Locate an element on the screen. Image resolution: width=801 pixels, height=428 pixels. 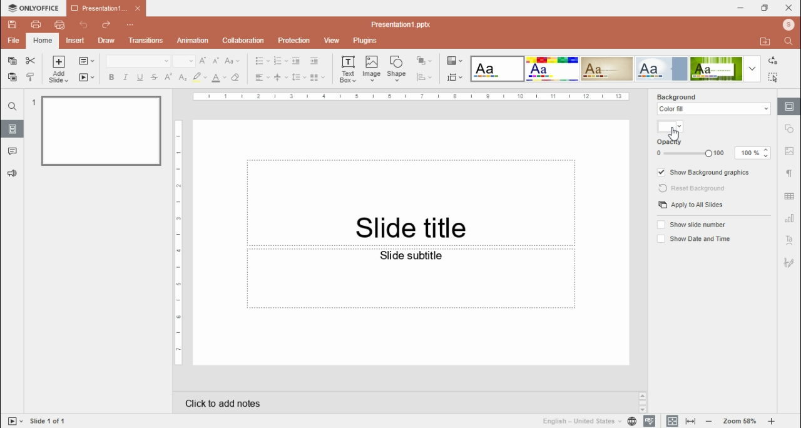
font size is located at coordinates (184, 61).